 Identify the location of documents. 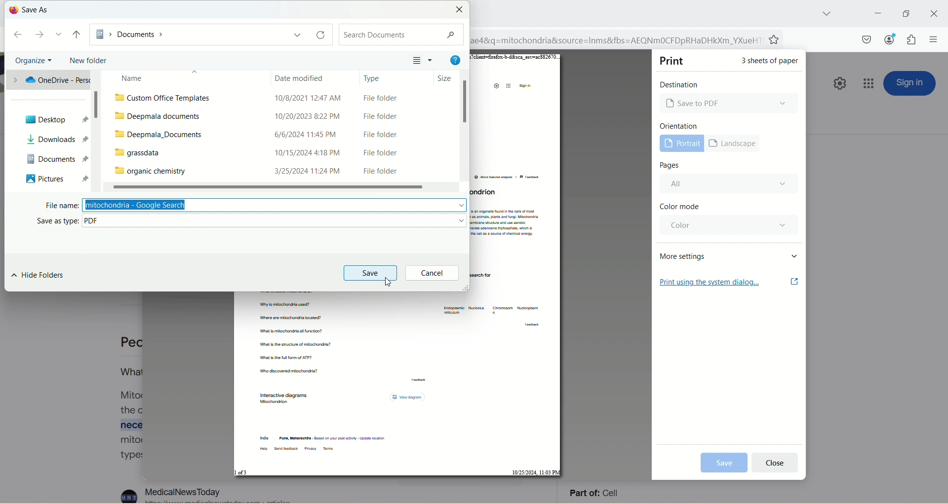
(56, 160).